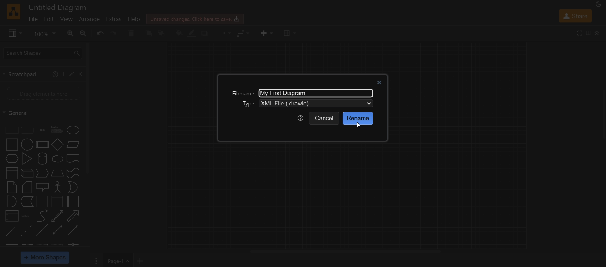 The height and width of the screenshot is (267, 606). Describe the element at coordinates (179, 33) in the screenshot. I see `fill` at that location.